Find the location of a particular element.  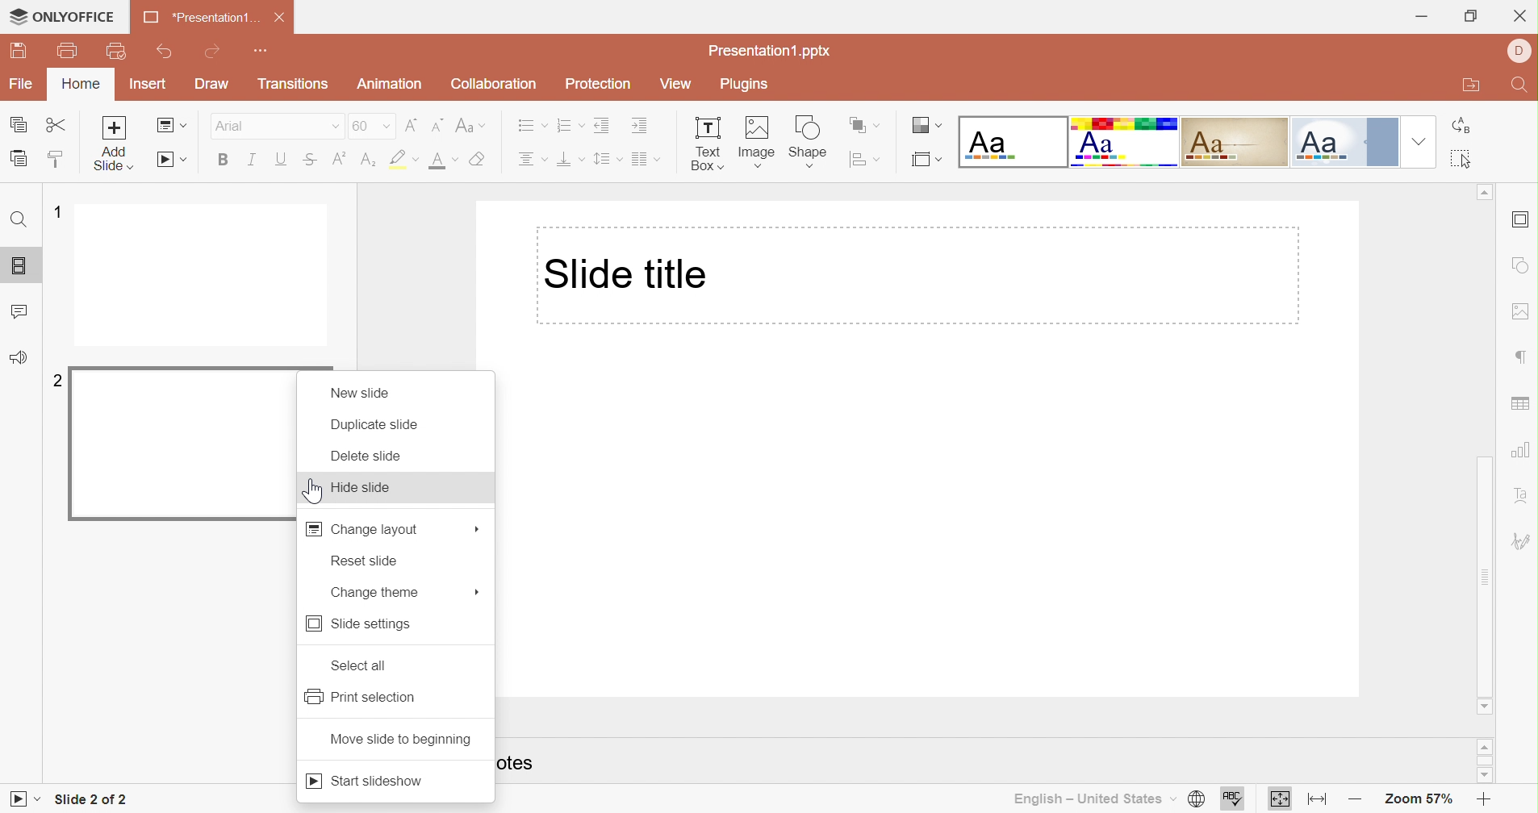

Drop Down is located at coordinates (385, 127).